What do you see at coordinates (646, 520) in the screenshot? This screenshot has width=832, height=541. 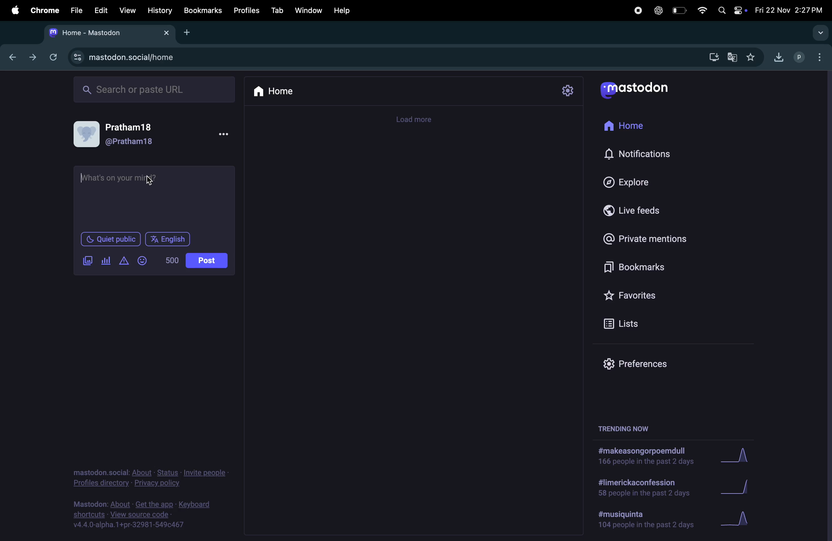 I see `hashtag` at bounding box center [646, 520].